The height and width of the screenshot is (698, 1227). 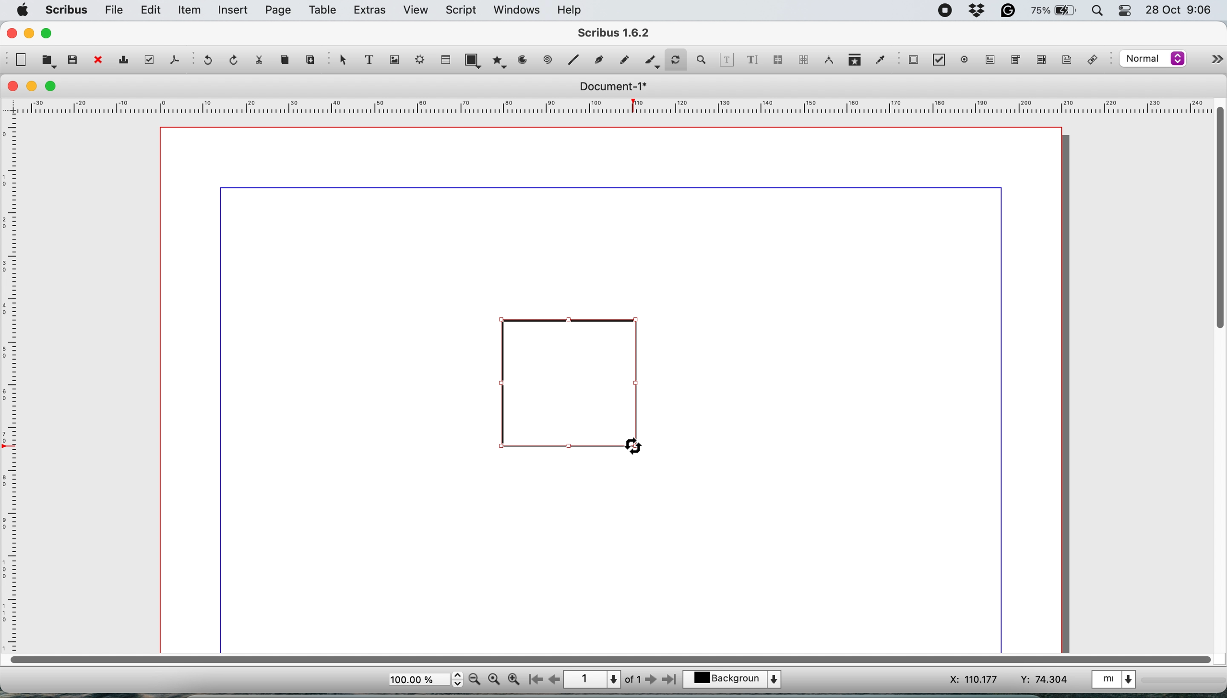 What do you see at coordinates (554, 679) in the screenshot?
I see `go to previous page` at bounding box center [554, 679].